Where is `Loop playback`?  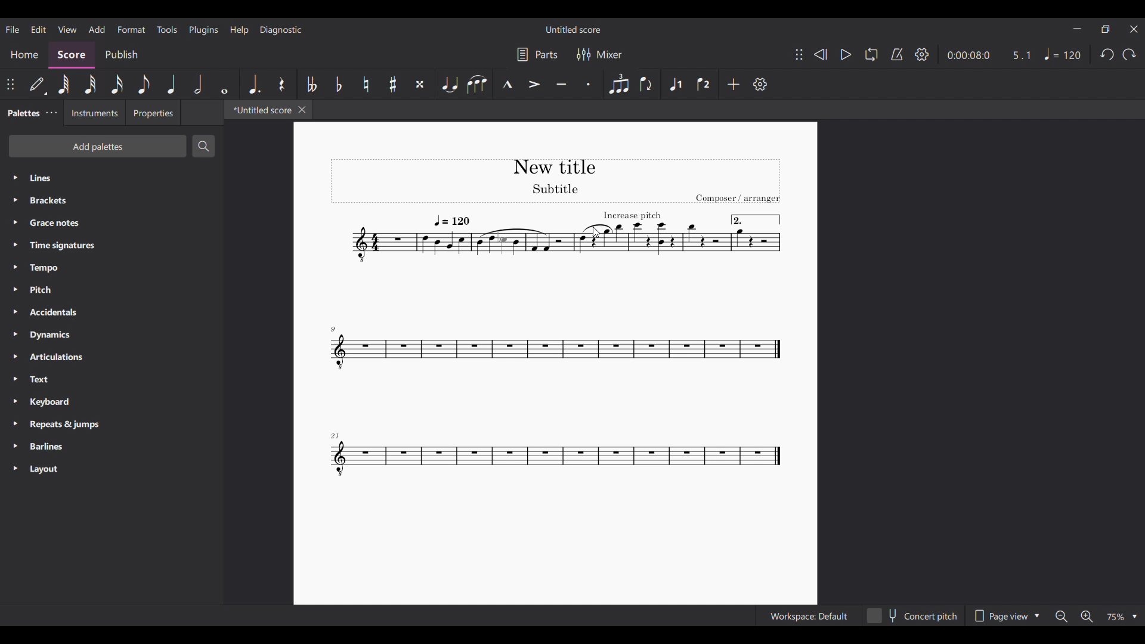
Loop playback is located at coordinates (871, 54).